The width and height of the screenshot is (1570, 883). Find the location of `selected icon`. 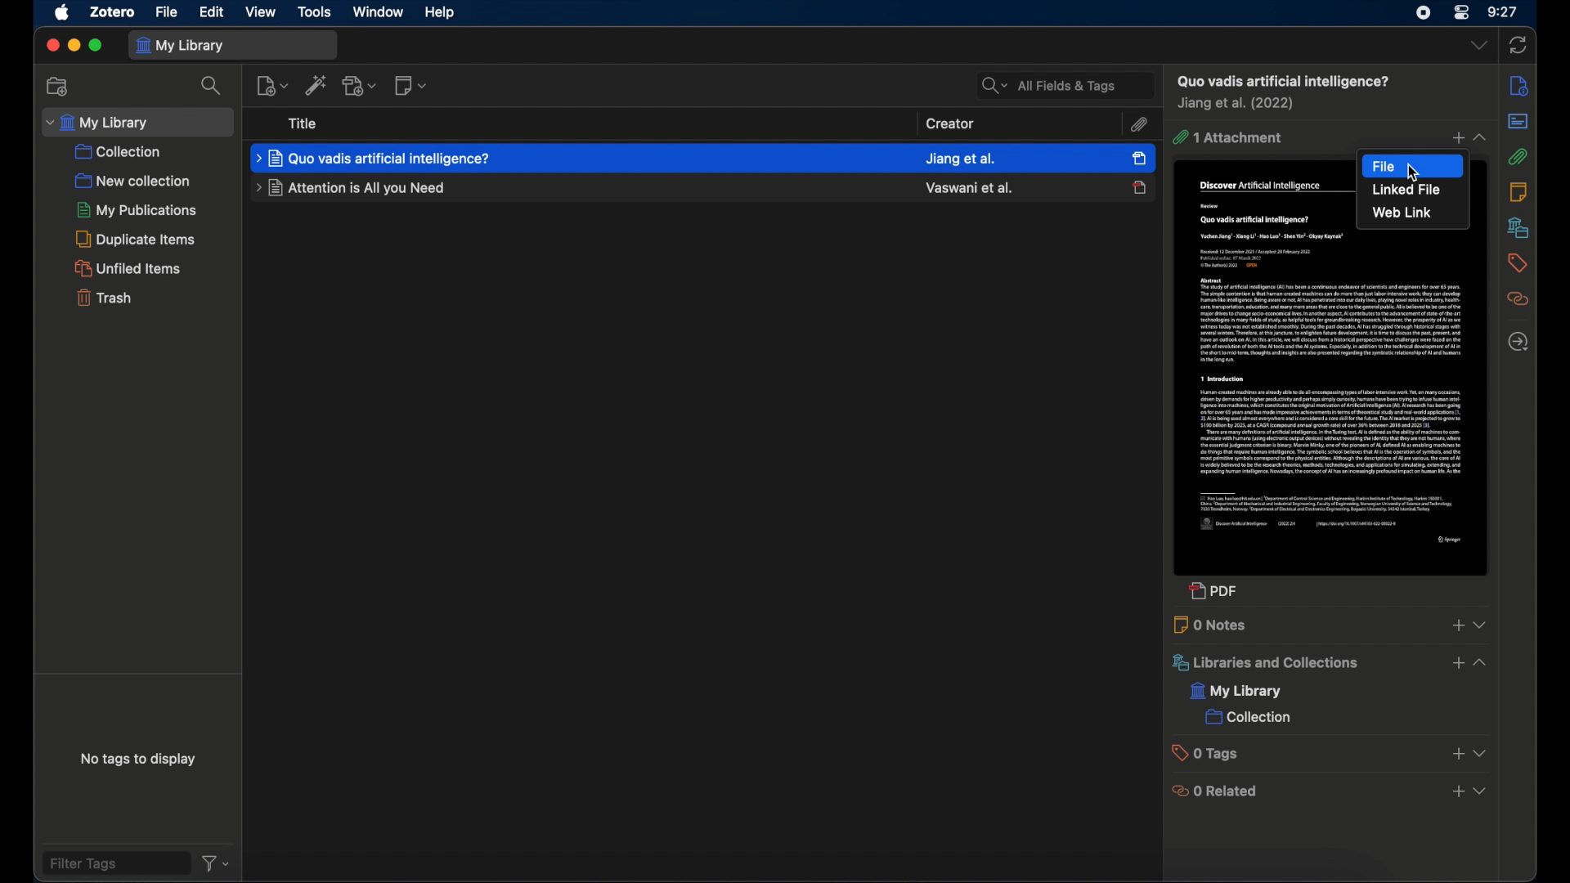

selected icon is located at coordinates (1139, 158).